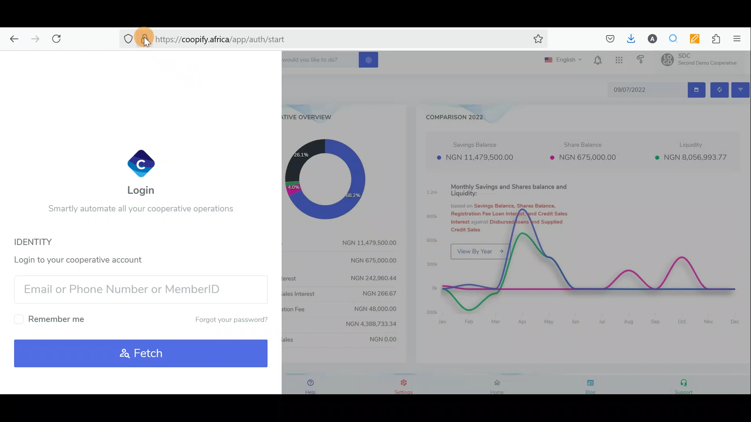  Describe the element at coordinates (142, 353) in the screenshot. I see `Fetch` at that location.